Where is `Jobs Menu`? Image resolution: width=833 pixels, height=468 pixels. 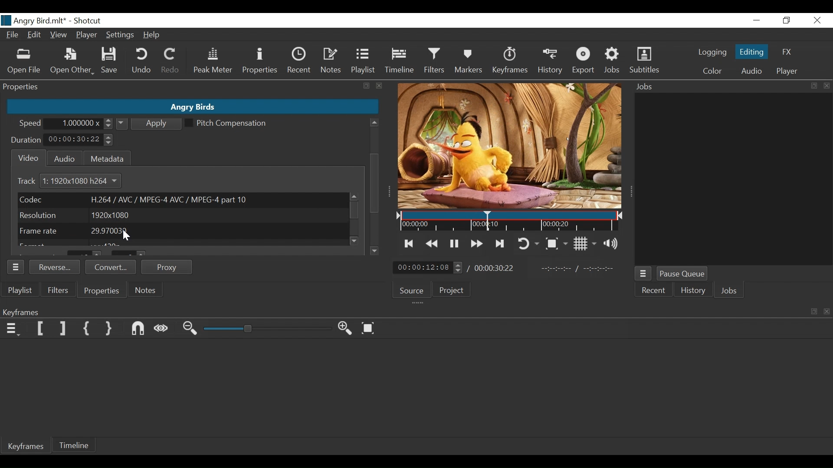
Jobs Menu is located at coordinates (644, 275).